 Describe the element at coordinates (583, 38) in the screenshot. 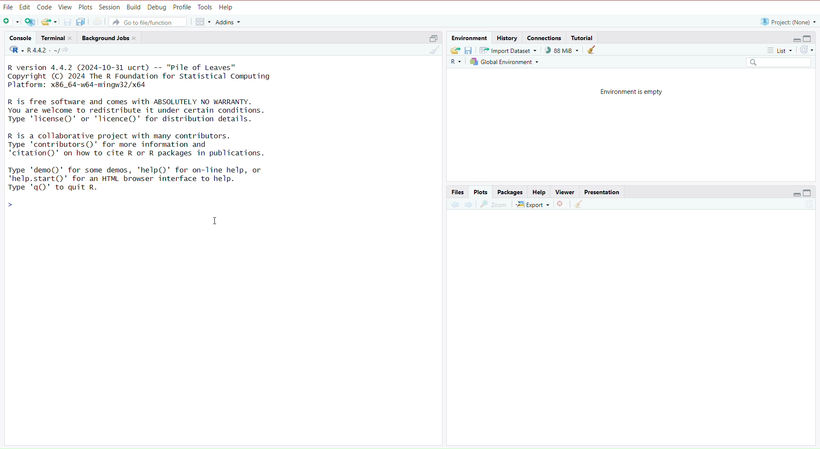

I see `tutorial` at that location.